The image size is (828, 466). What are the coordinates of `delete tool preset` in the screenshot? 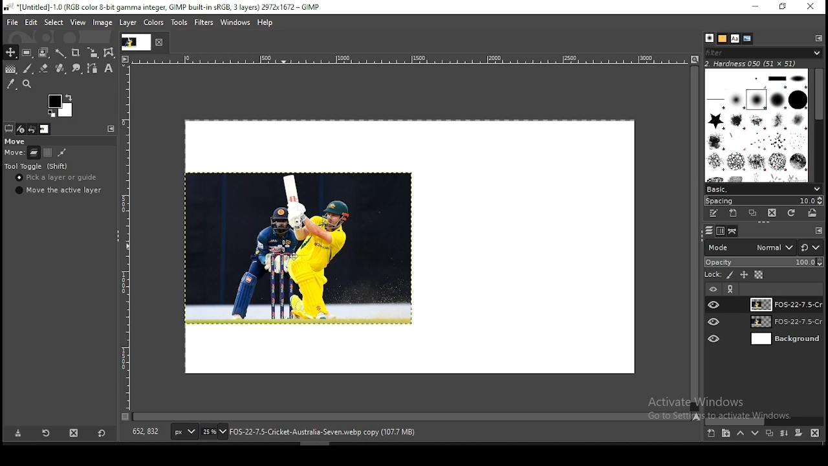 It's located at (75, 432).